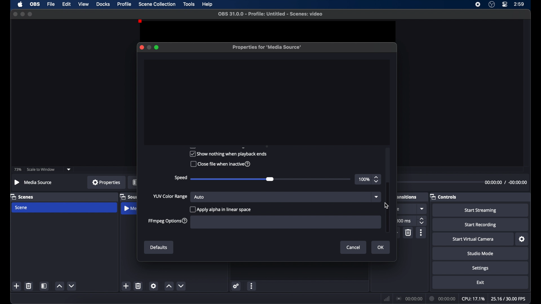  I want to click on increment, so click(169, 286).